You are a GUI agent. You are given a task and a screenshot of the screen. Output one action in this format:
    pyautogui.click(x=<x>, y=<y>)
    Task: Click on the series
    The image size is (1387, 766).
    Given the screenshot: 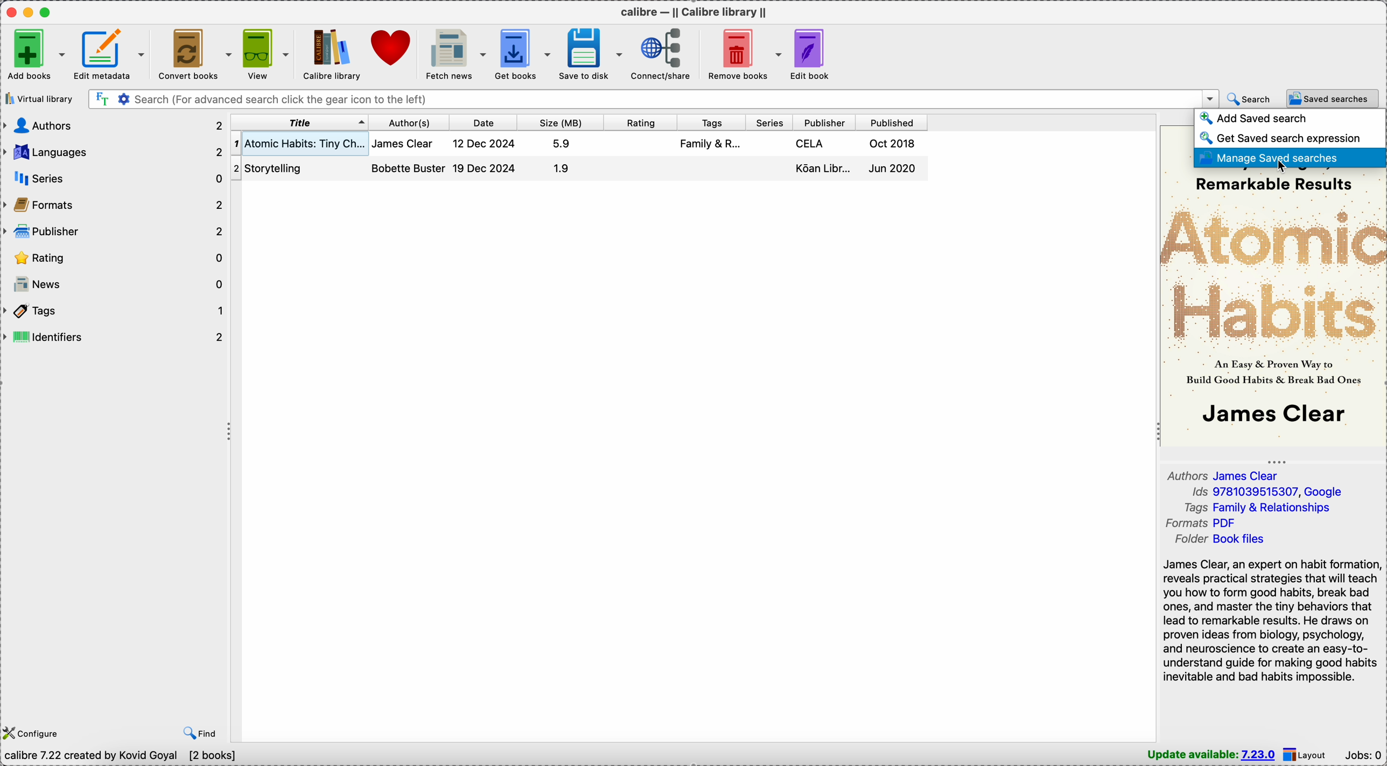 What is the action you would take?
    pyautogui.click(x=767, y=123)
    